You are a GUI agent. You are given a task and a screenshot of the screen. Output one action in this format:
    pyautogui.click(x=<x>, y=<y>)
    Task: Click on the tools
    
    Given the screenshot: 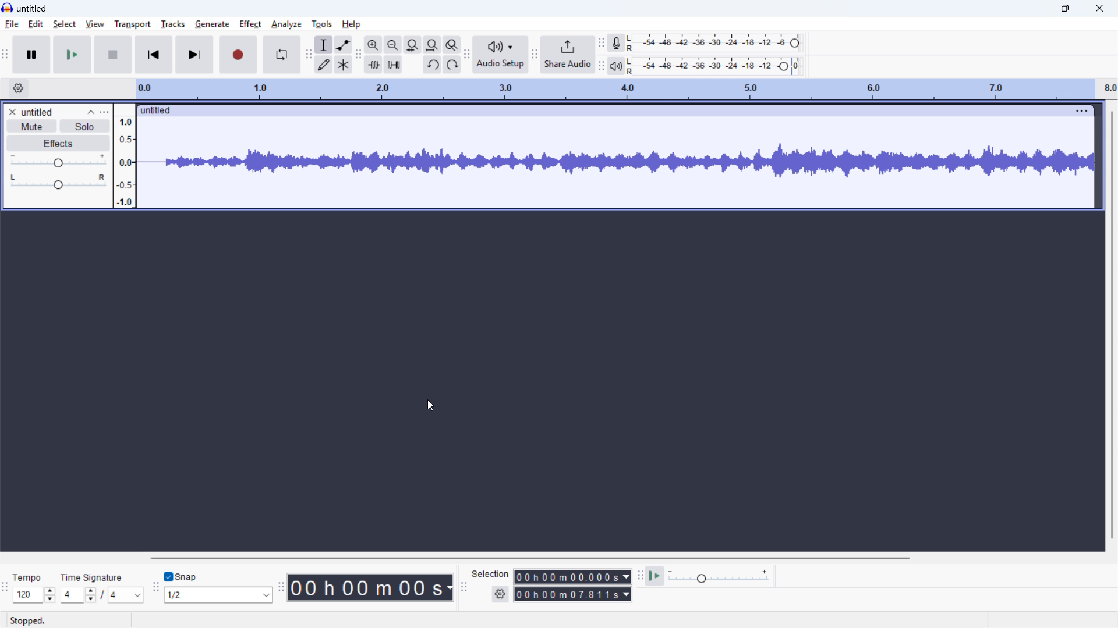 What is the action you would take?
    pyautogui.click(x=322, y=23)
    